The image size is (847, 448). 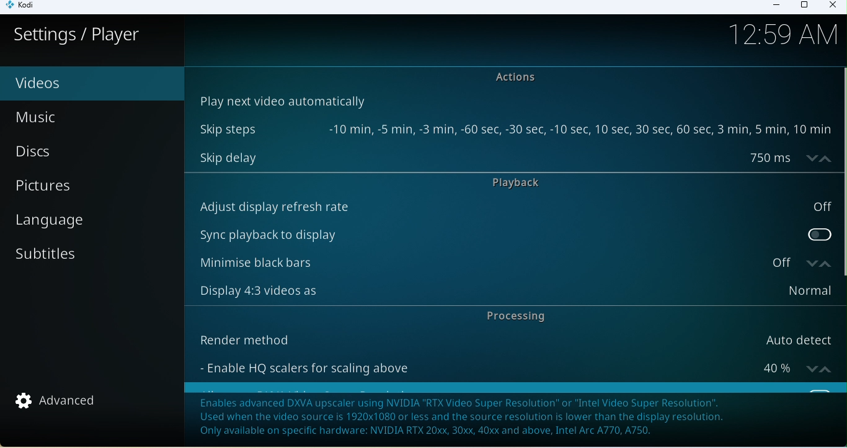 What do you see at coordinates (841, 172) in the screenshot?
I see `vertical scroll bar` at bounding box center [841, 172].